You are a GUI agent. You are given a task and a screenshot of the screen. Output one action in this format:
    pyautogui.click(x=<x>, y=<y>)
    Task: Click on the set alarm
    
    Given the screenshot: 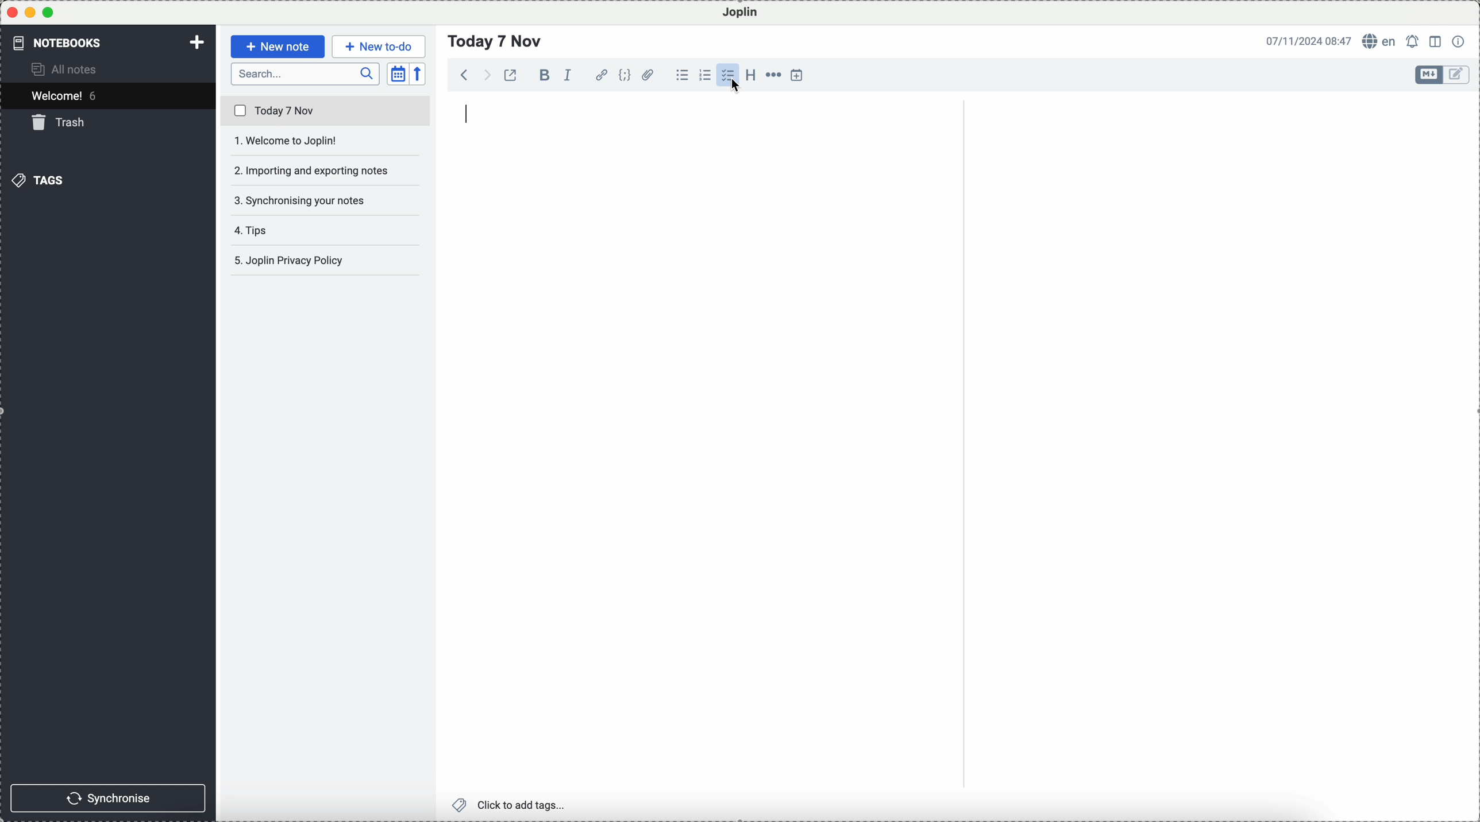 What is the action you would take?
    pyautogui.click(x=1414, y=41)
    